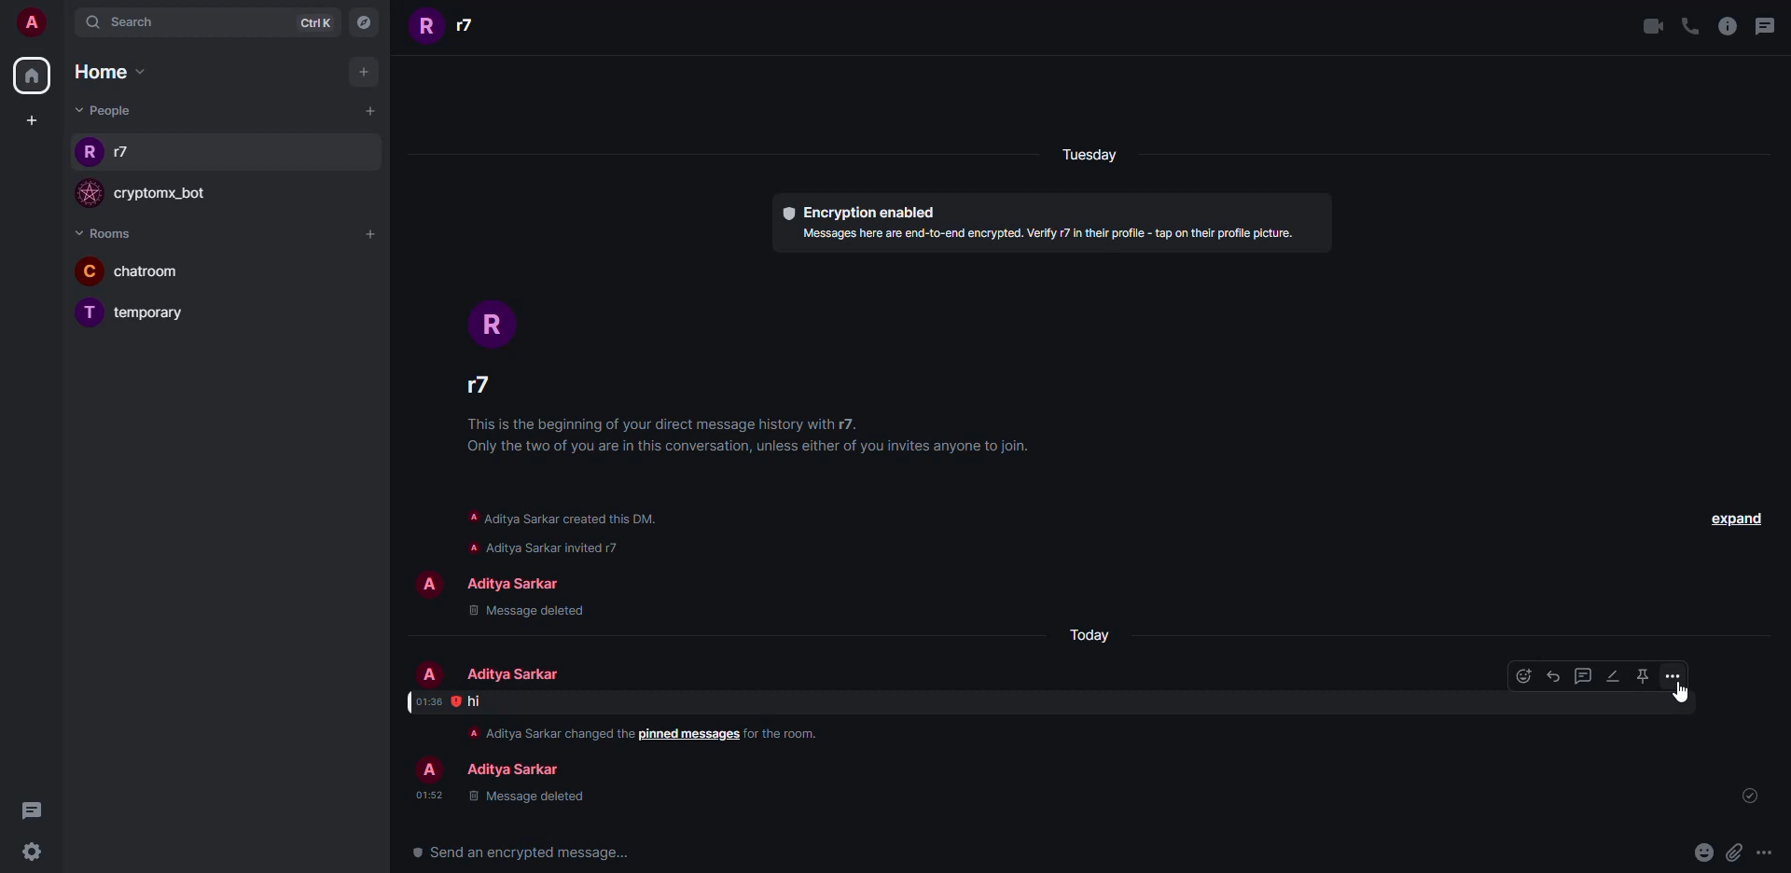 The height and width of the screenshot is (873, 1791). Describe the element at coordinates (853, 211) in the screenshot. I see `encryption enabled` at that location.